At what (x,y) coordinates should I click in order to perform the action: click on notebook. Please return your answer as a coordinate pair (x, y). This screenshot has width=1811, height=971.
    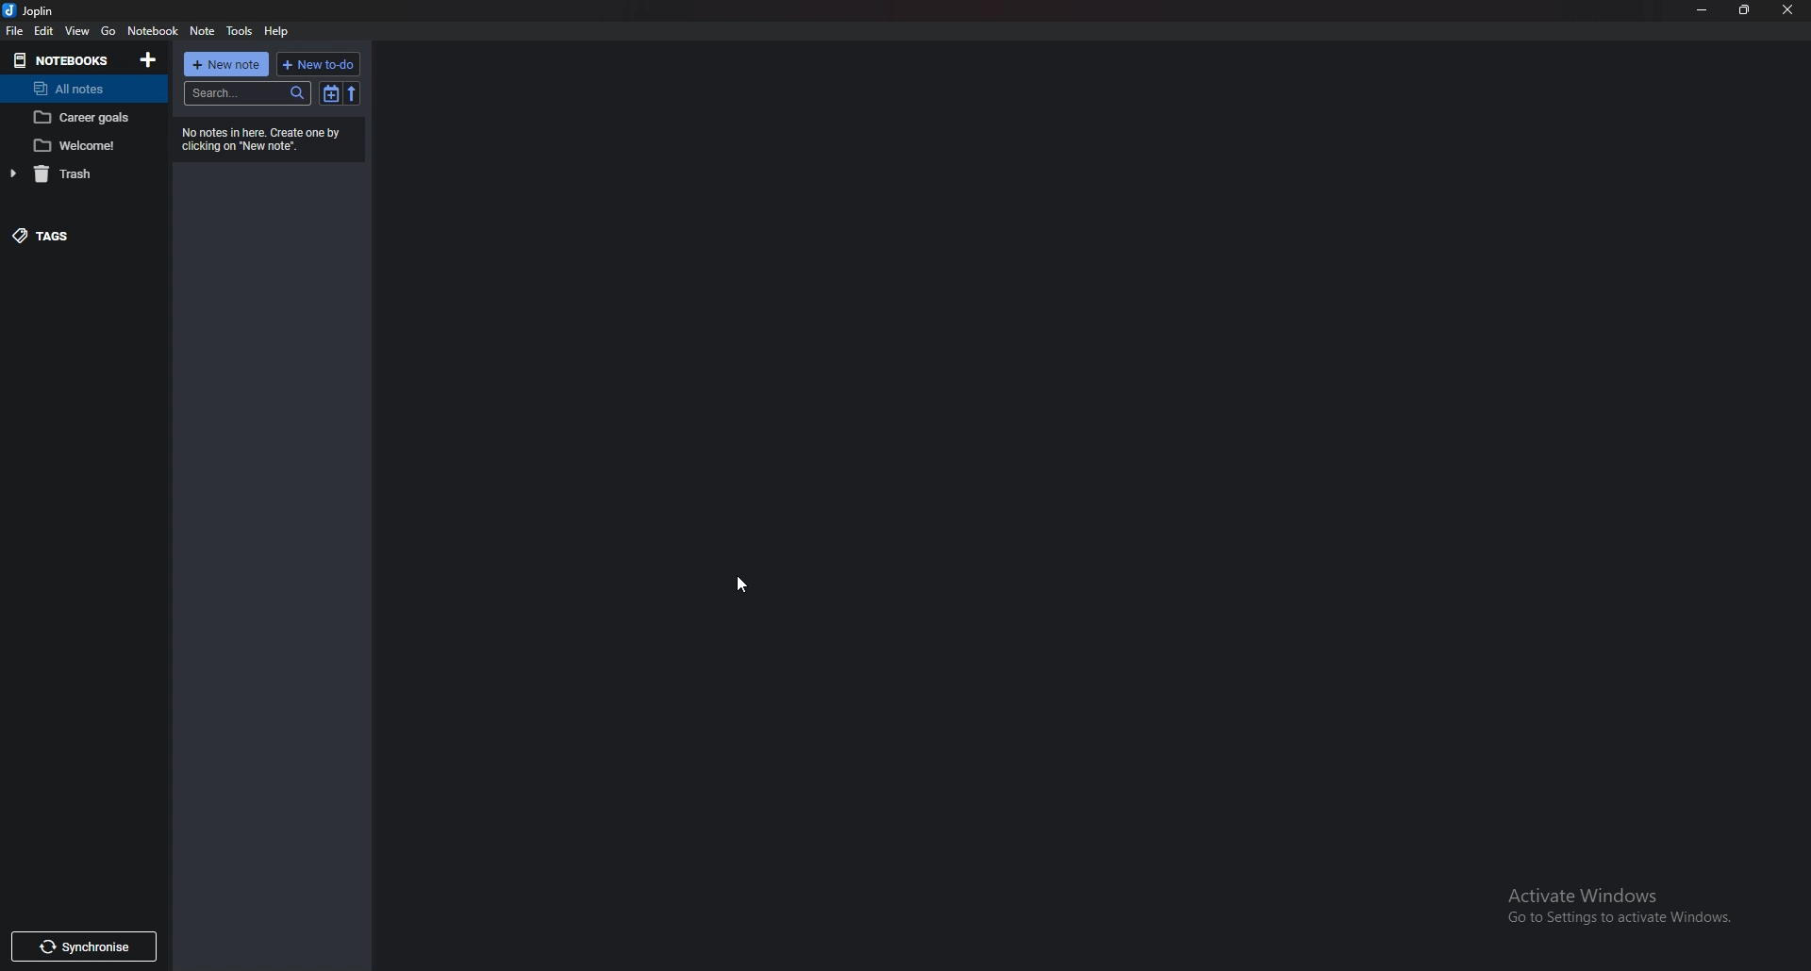
    Looking at the image, I should click on (86, 145).